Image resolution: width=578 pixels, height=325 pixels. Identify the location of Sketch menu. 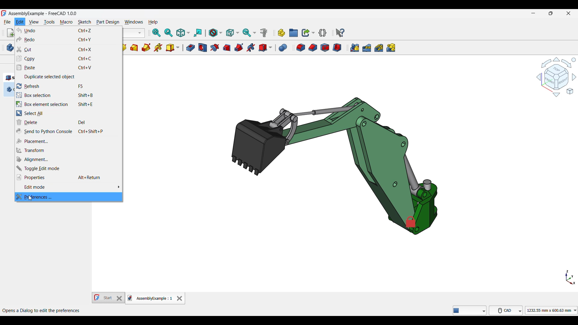
(84, 22).